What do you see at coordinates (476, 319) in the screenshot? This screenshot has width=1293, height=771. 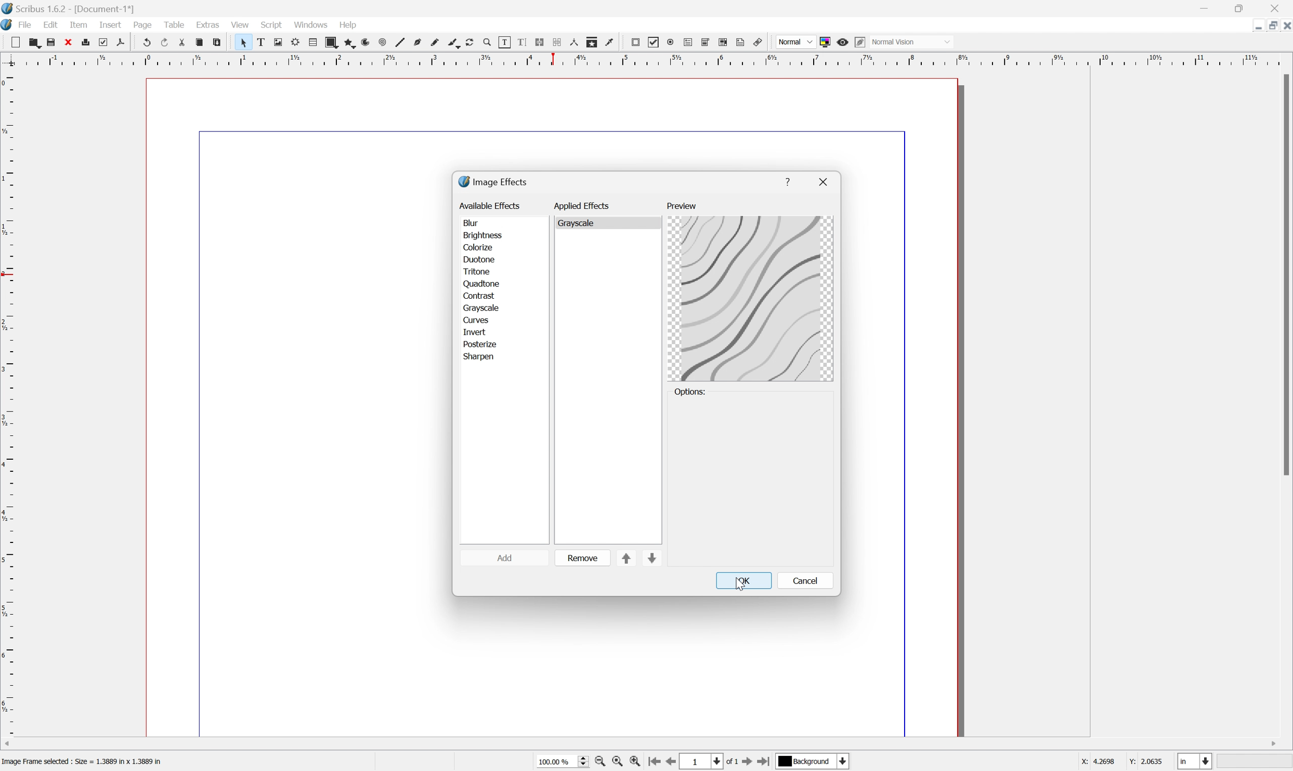 I see `curves` at bounding box center [476, 319].